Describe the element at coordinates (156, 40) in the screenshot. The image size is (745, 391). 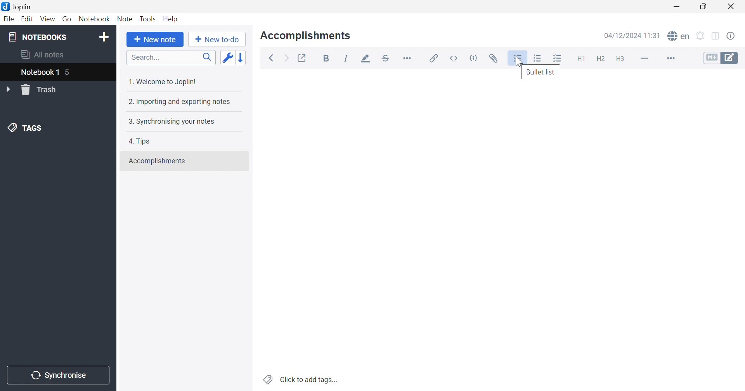
I see `New note` at that location.